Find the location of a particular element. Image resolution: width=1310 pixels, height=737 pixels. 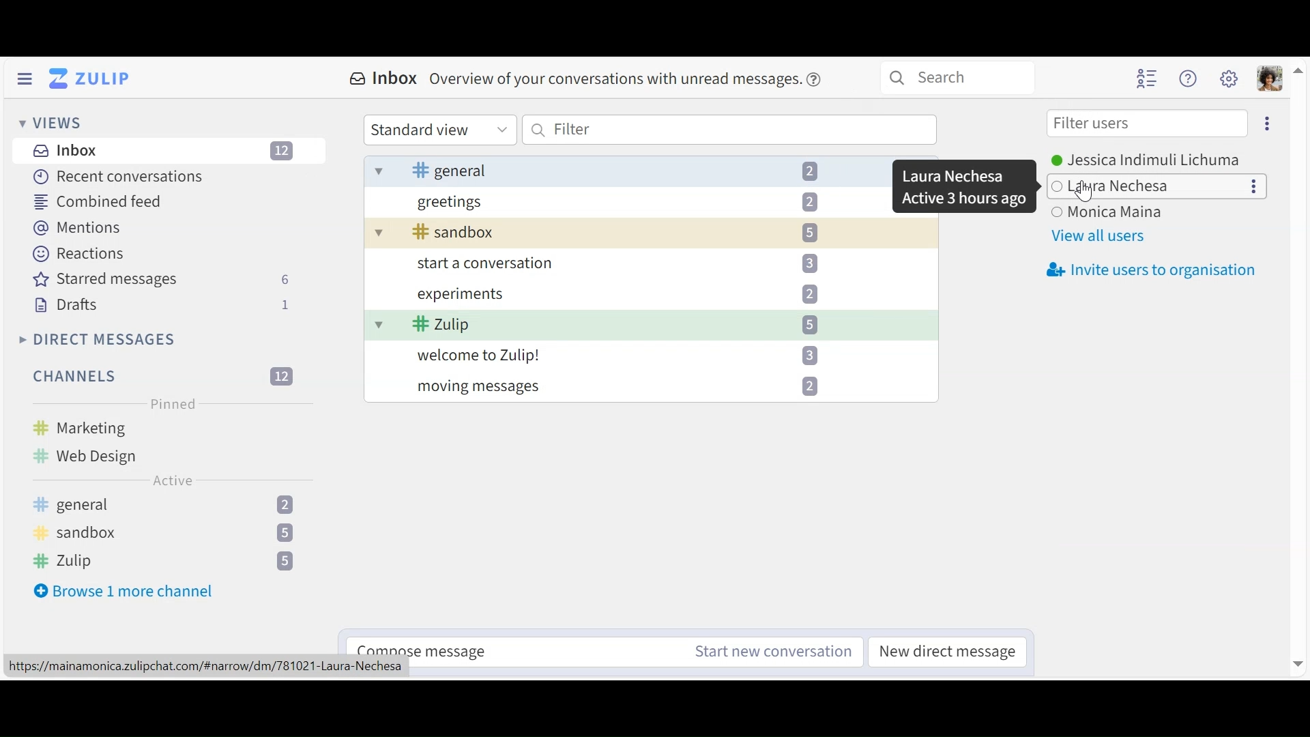

general is located at coordinates (165, 506).